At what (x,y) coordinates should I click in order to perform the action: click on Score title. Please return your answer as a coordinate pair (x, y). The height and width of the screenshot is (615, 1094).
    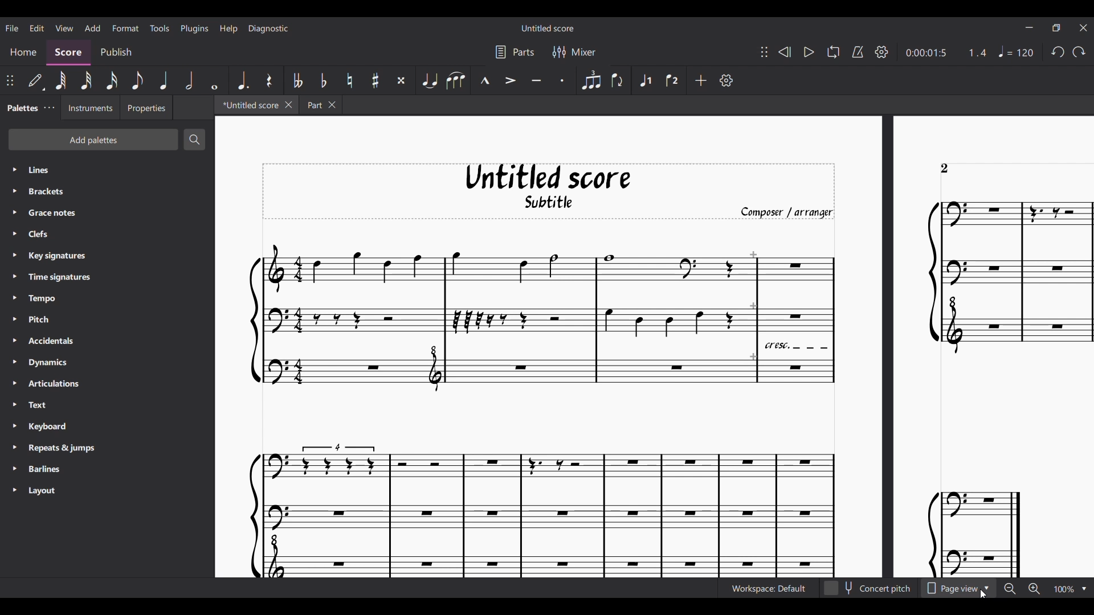
    Looking at the image, I should click on (548, 28).